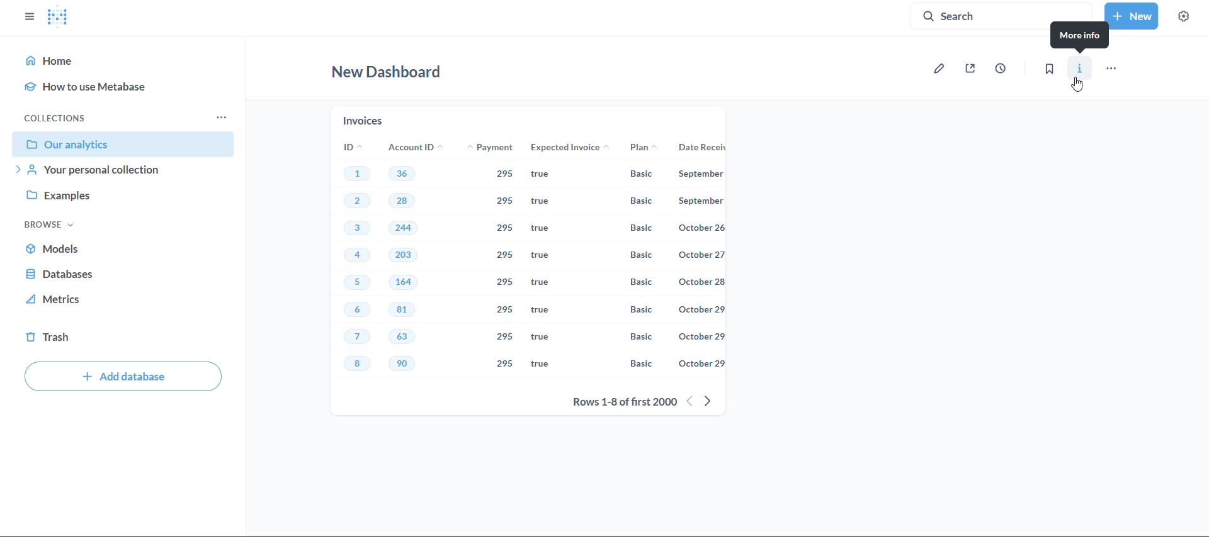 This screenshot has height=537, width=1209. What do you see at coordinates (999, 69) in the screenshot?
I see `auto-refresh` at bounding box center [999, 69].